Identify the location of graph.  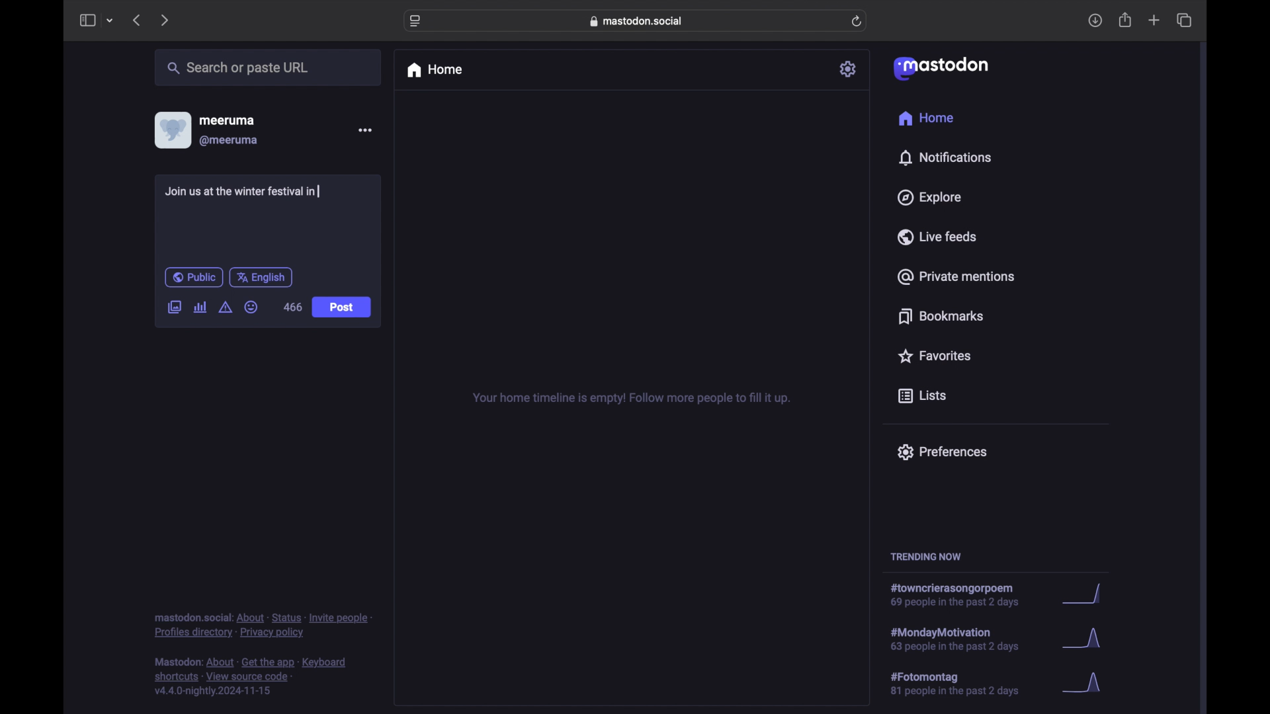
(1086, 684).